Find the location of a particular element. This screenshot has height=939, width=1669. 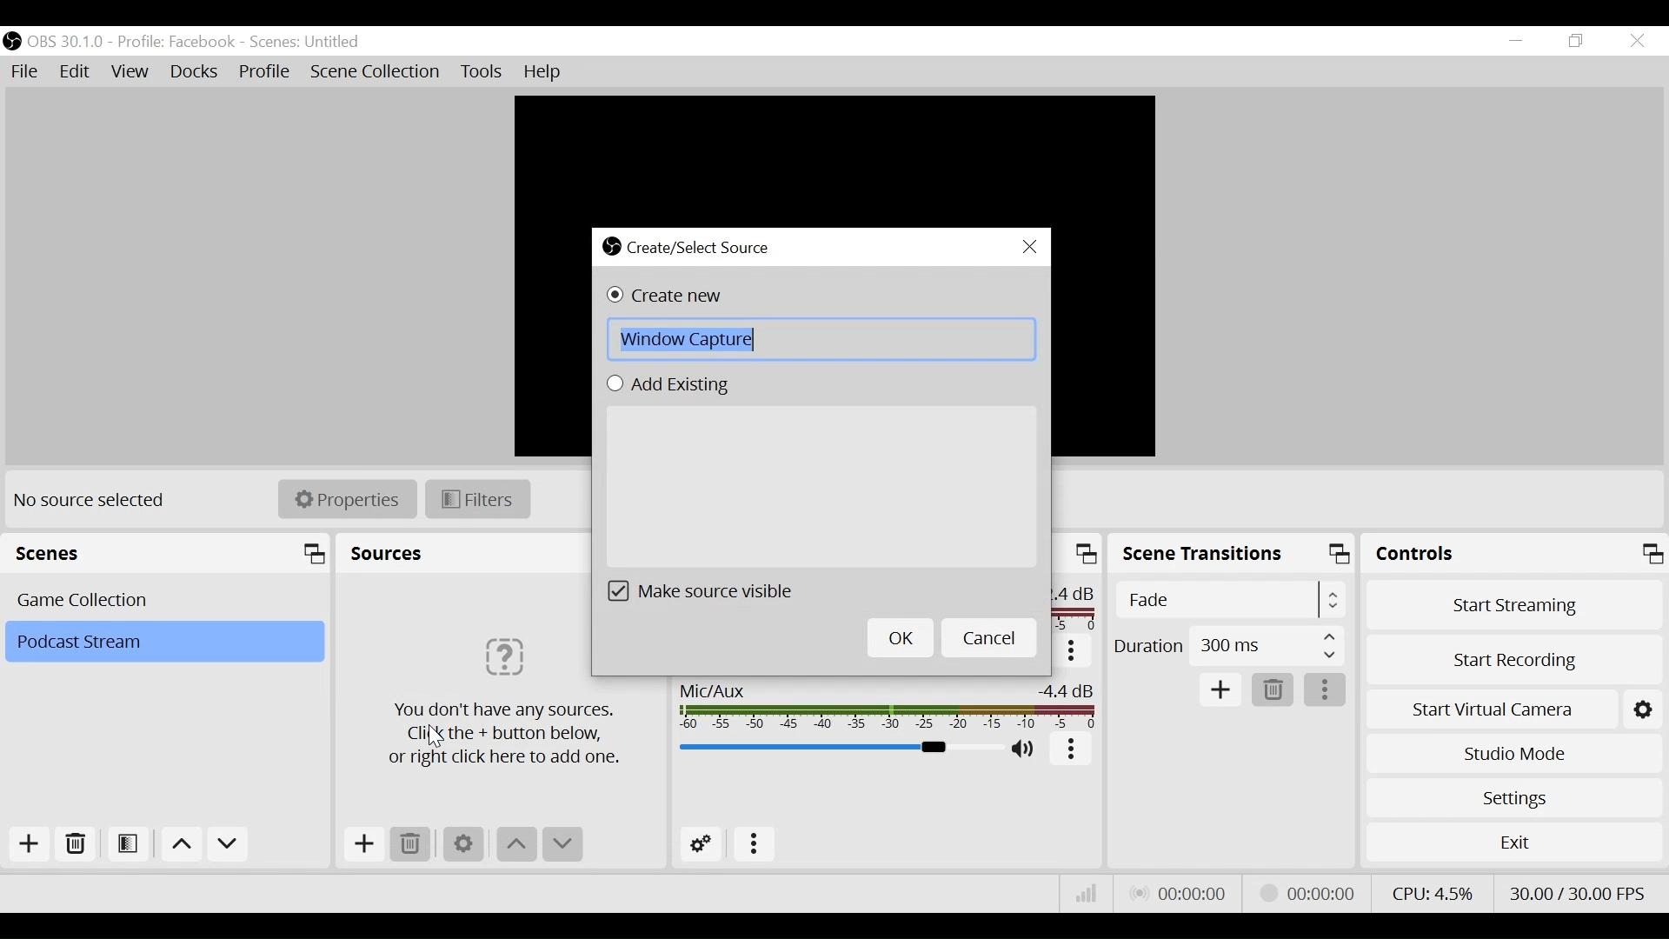

File is located at coordinates (27, 73).